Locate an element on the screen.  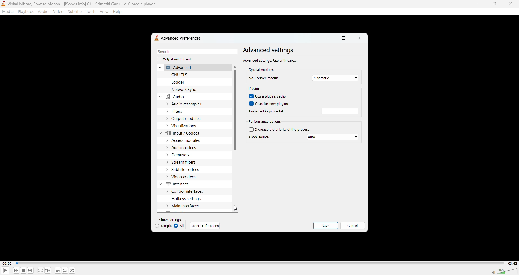
close is located at coordinates (509, 4).